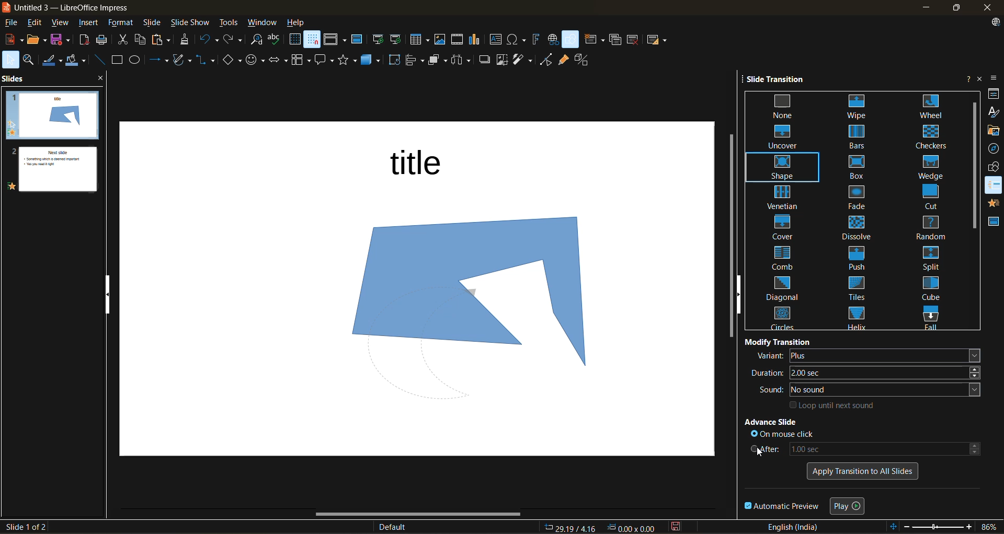  I want to click on file name and app name, so click(75, 8).